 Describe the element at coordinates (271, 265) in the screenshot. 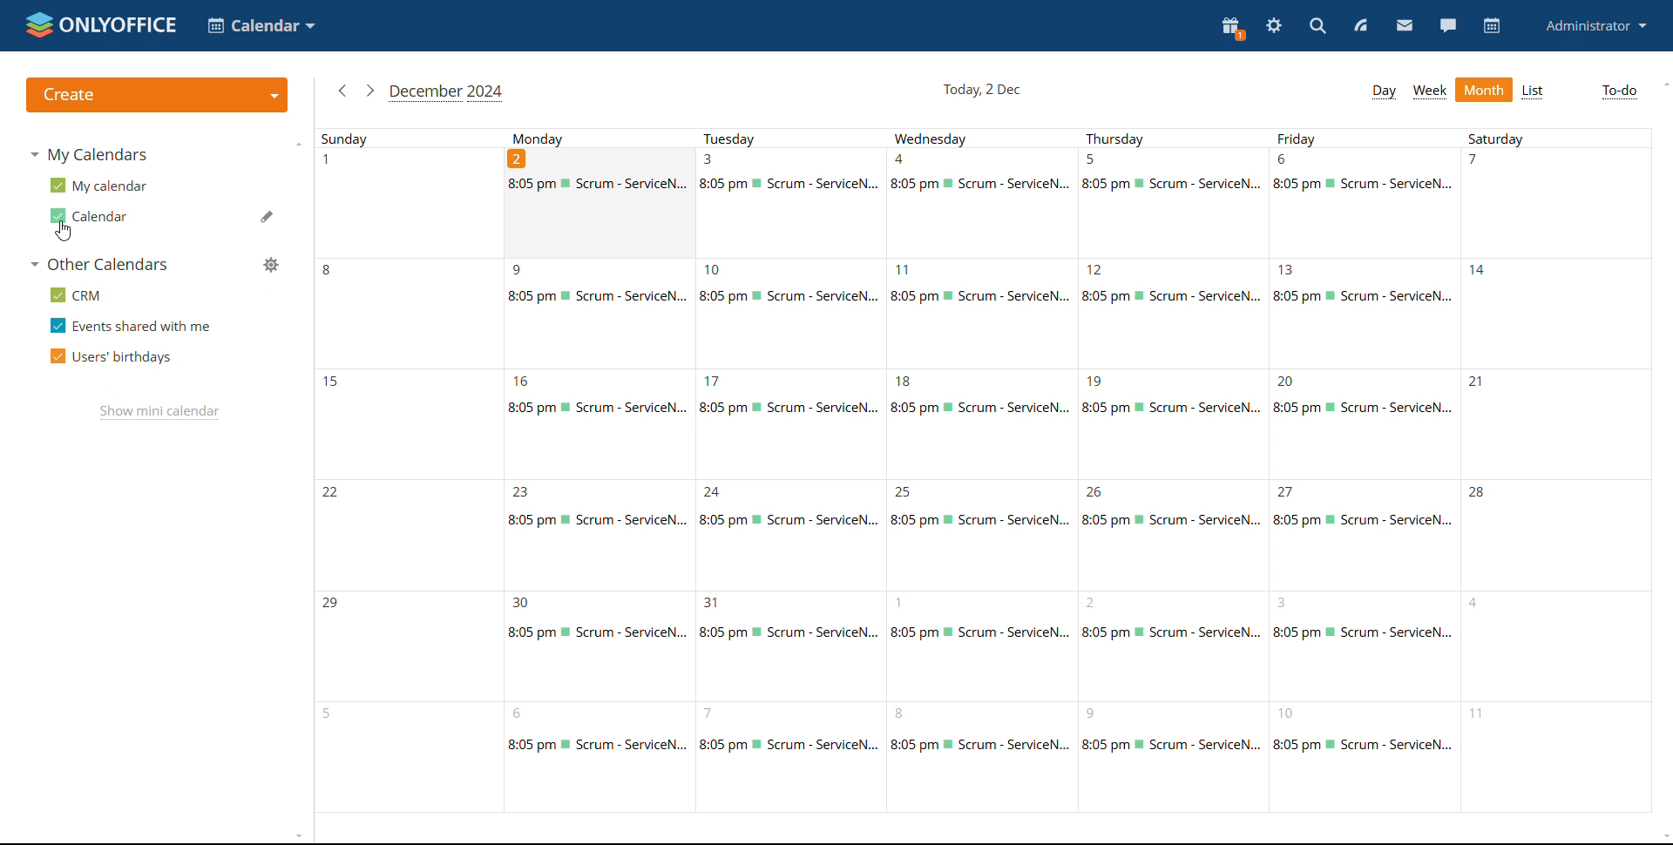

I see `manage` at that location.